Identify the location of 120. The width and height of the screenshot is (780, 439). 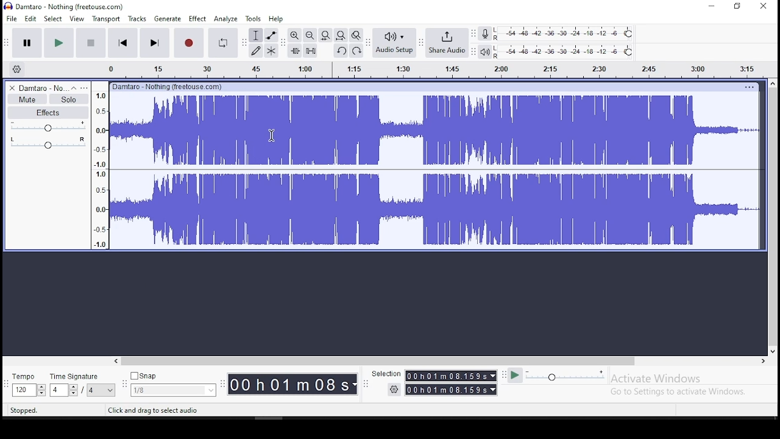
(23, 390).